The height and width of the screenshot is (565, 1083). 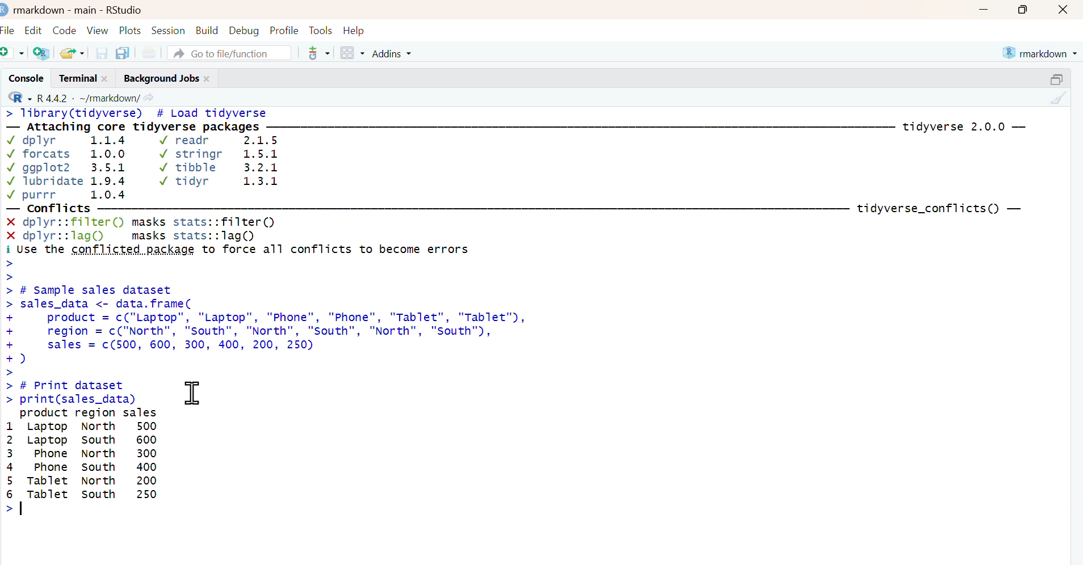 What do you see at coordinates (1060, 77) in the screenshot?
I see `resize` at bounding box center [1060, 77].